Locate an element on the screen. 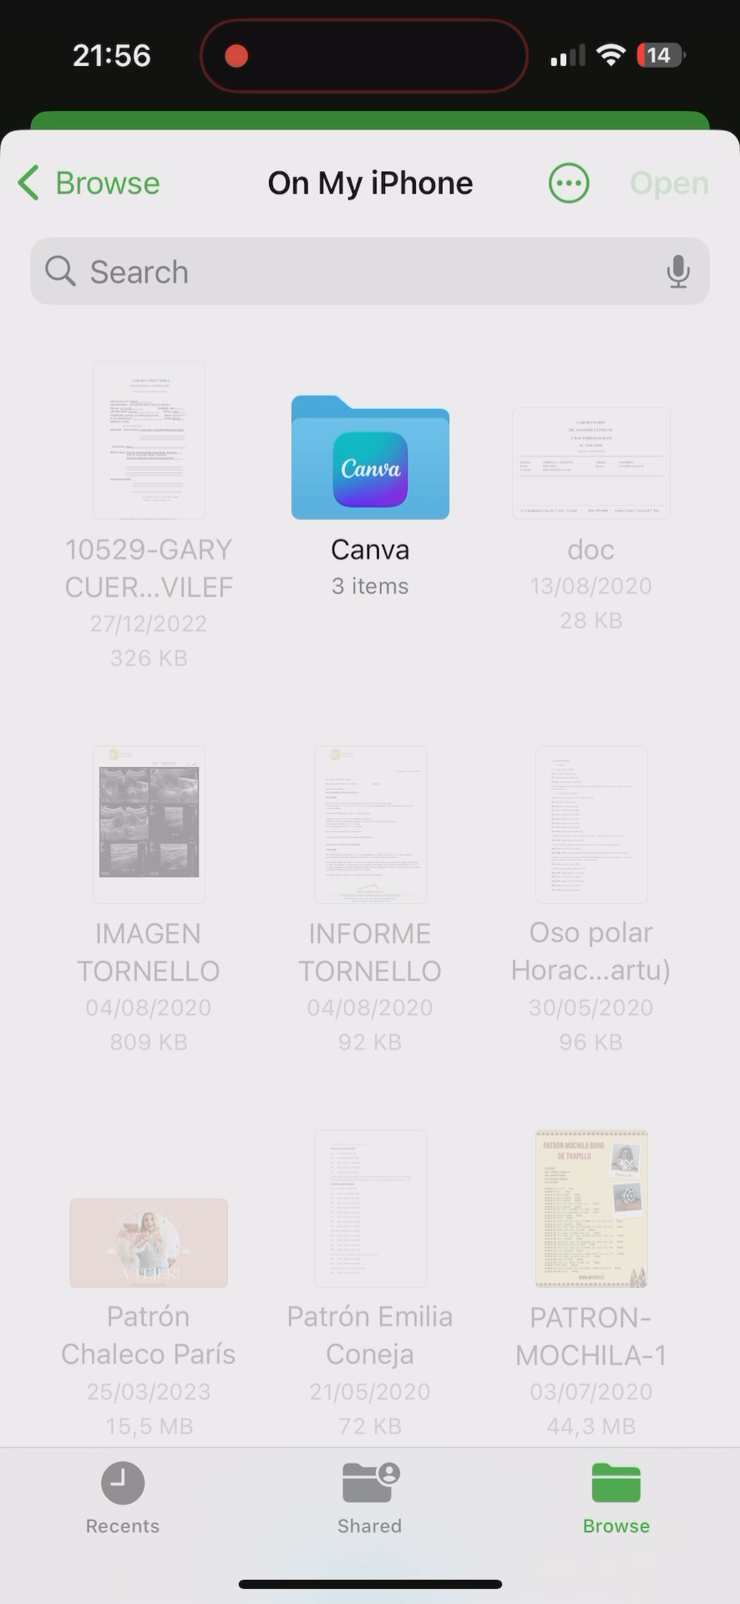 Image resolution: width=740 pixels, height=1604 pixels. search is located at coordinates (348, 272).